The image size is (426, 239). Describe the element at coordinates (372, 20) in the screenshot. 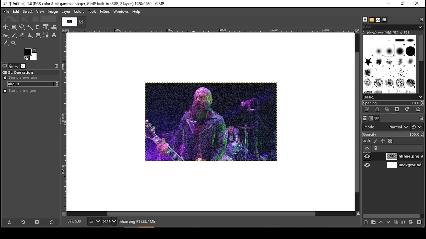

I see `patterns` at that location.